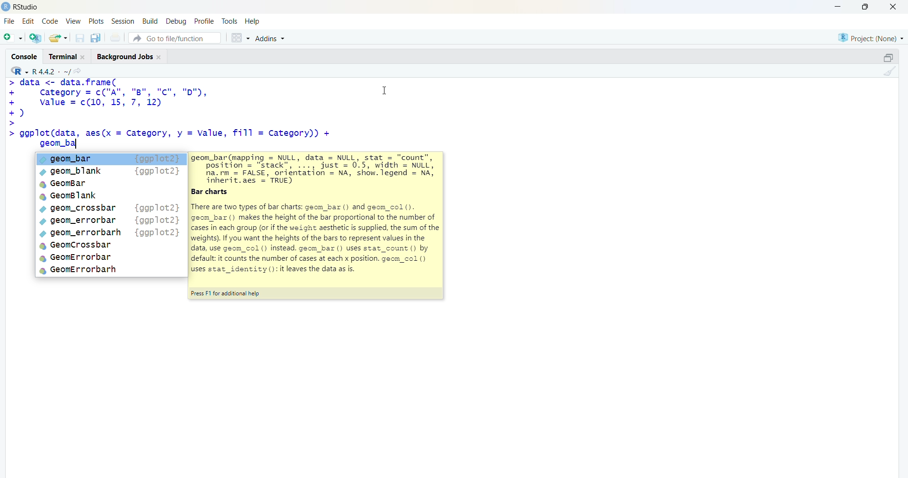 The image size is (908, 478). What do you see at coordinates (110, 216) in the screenshot?
I see `suggested - CALEIC LIP¢ geom_blanka GeomBar GeomBlank¢ geom_crossbar¢ geom_errorbar¢ geom_errorbarh® GeomCrossbara GeomErrorbara GeomErrorbarh` at bounding box center [110, 216].